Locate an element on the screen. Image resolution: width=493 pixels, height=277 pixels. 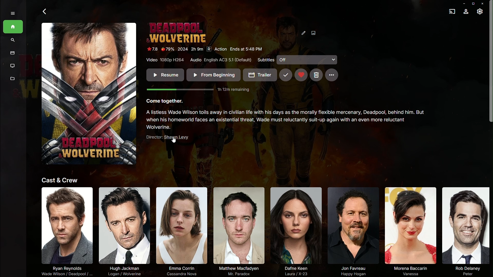
Remove from Favorite is located at coordinates (301, 75).